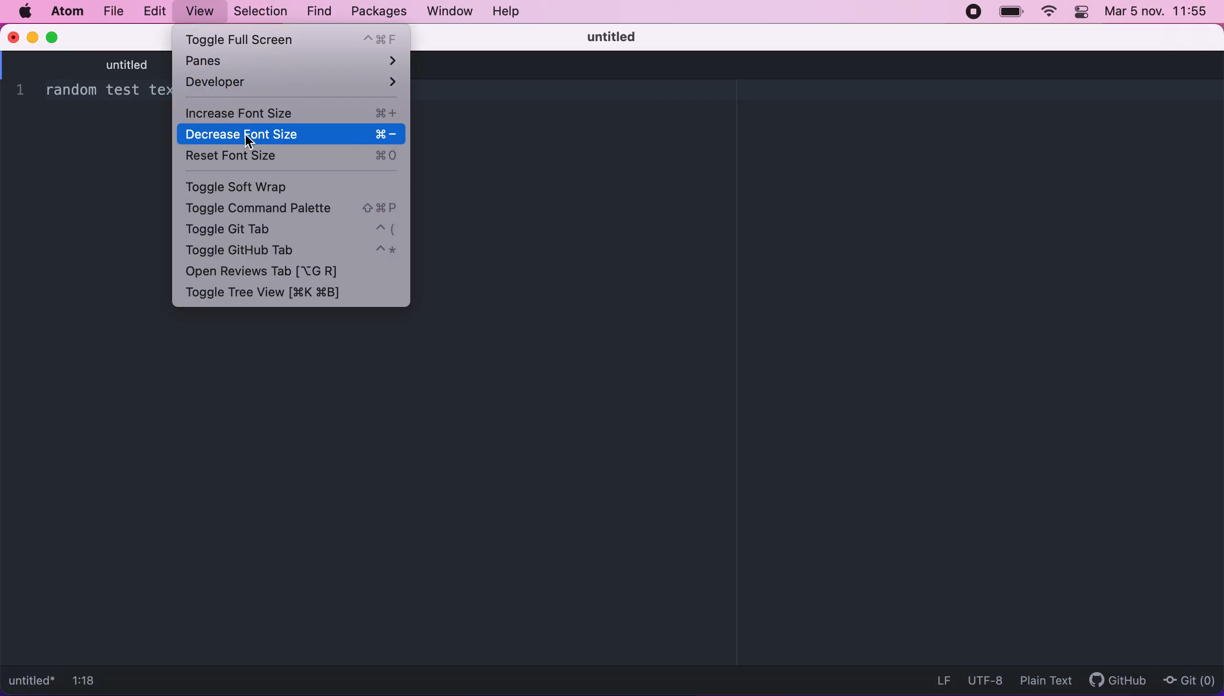 The width and height of the screenshot is (1224, 696). Describe the element at coordinates (91, 91) in the screenshot. I see `1 random test text` at that location.